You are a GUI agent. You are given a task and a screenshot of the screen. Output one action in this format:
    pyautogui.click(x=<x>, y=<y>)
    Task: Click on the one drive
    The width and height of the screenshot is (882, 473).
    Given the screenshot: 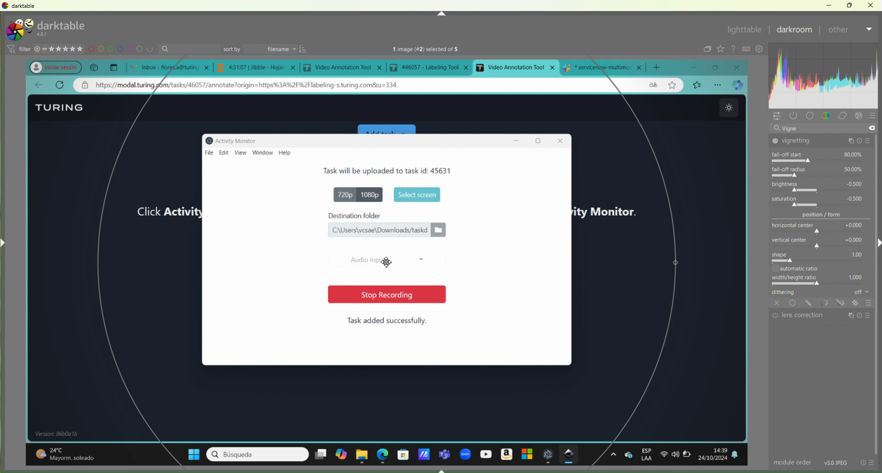 What is the action you would take?
    pyautogui.click(x=628, y=455)
    